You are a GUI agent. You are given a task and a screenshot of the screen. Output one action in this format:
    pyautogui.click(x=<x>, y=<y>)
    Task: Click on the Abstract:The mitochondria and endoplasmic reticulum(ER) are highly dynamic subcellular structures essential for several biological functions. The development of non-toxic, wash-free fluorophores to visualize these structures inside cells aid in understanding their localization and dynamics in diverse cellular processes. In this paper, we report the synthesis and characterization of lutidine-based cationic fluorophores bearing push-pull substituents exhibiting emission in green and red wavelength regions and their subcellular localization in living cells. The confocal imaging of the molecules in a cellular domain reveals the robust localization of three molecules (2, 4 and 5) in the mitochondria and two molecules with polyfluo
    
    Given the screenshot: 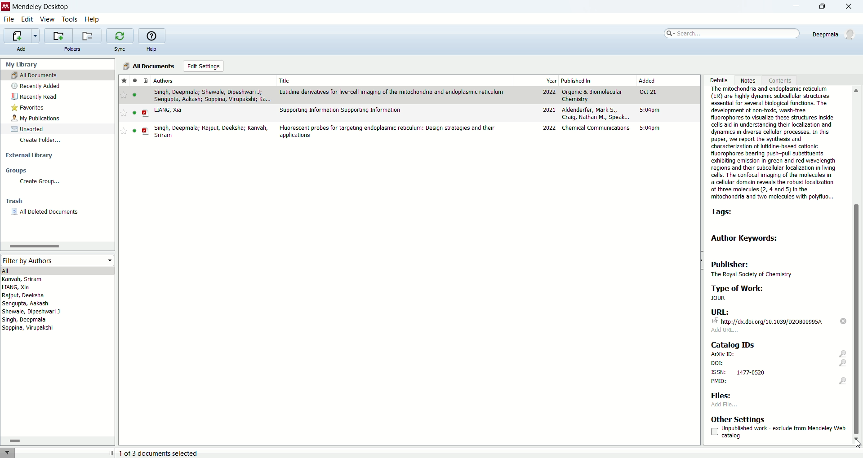 What is the action you would take?
    pyautogui.click(x=773, y=144)
    